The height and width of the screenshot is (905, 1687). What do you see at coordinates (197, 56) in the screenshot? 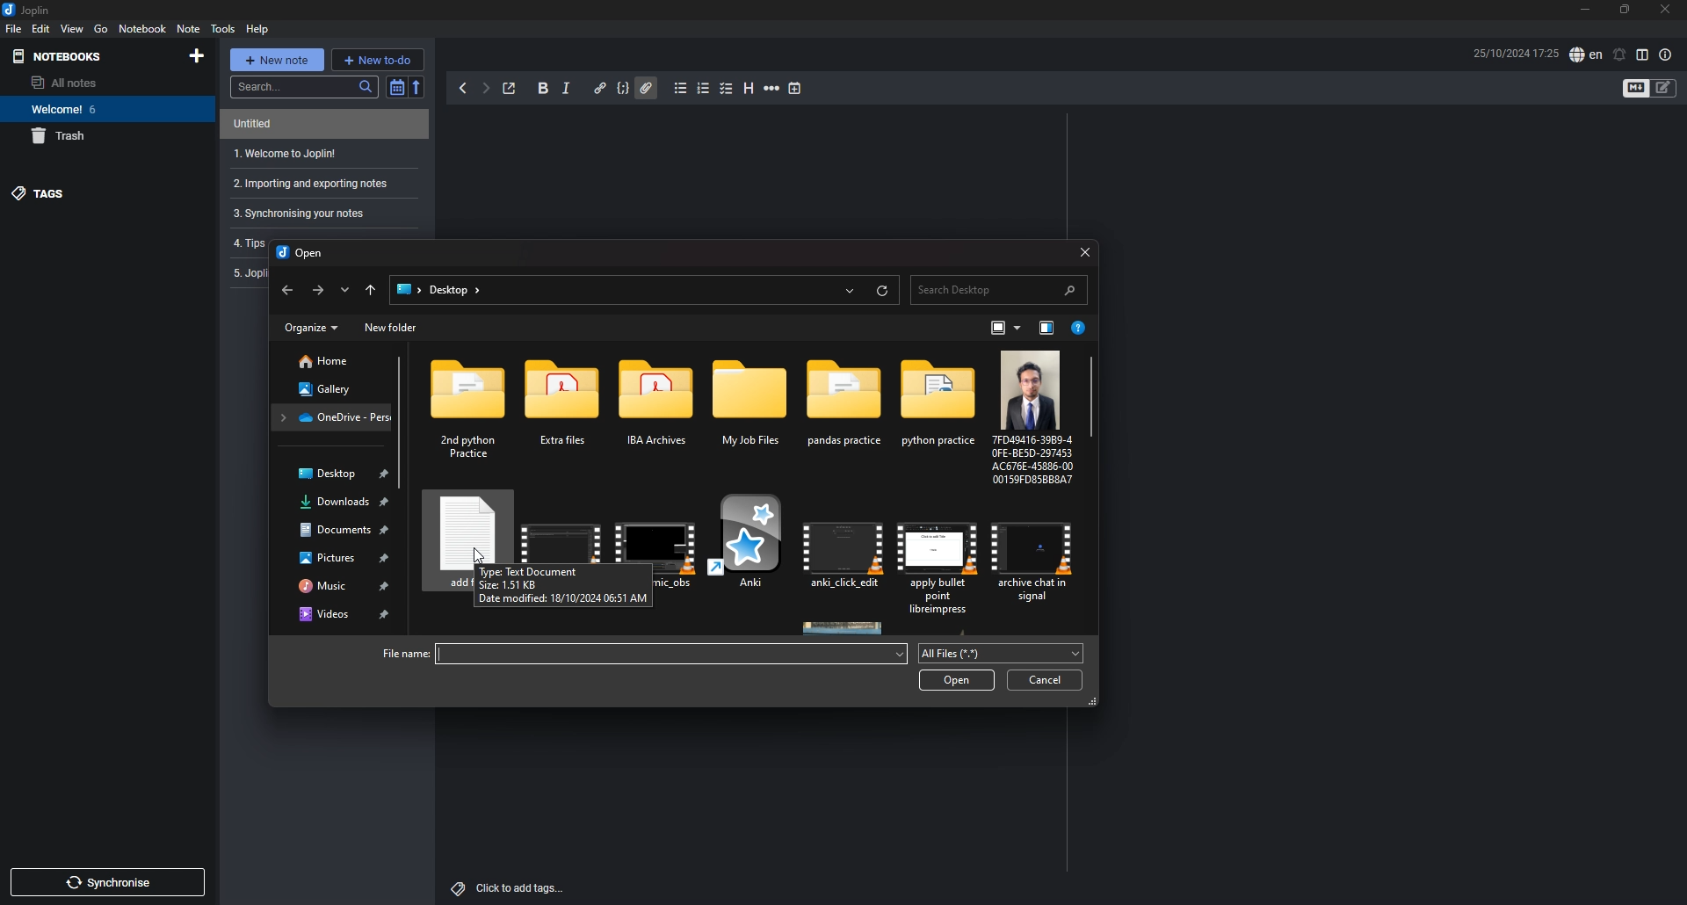
I see `add notebook` at bounding box center [197, 56].